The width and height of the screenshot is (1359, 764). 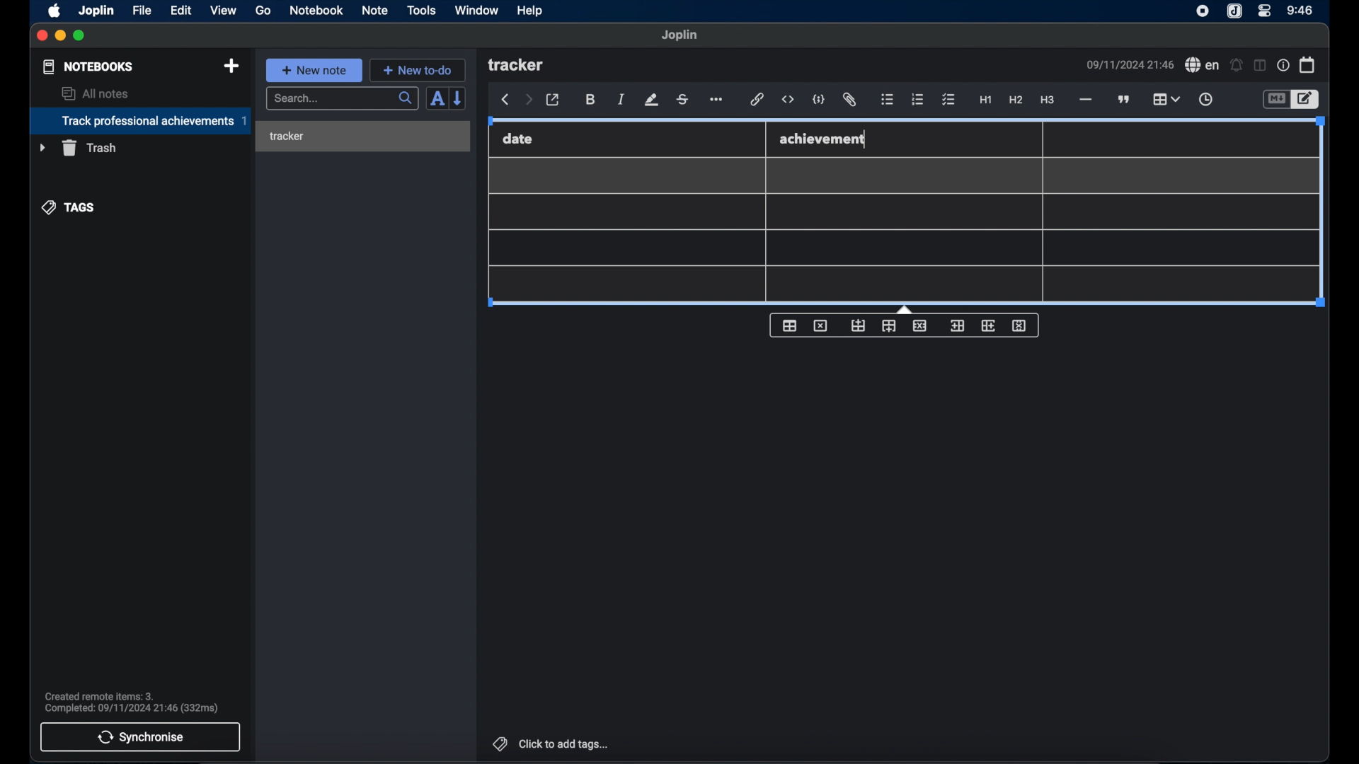 I want to click on go, so click(x=264, y=11).